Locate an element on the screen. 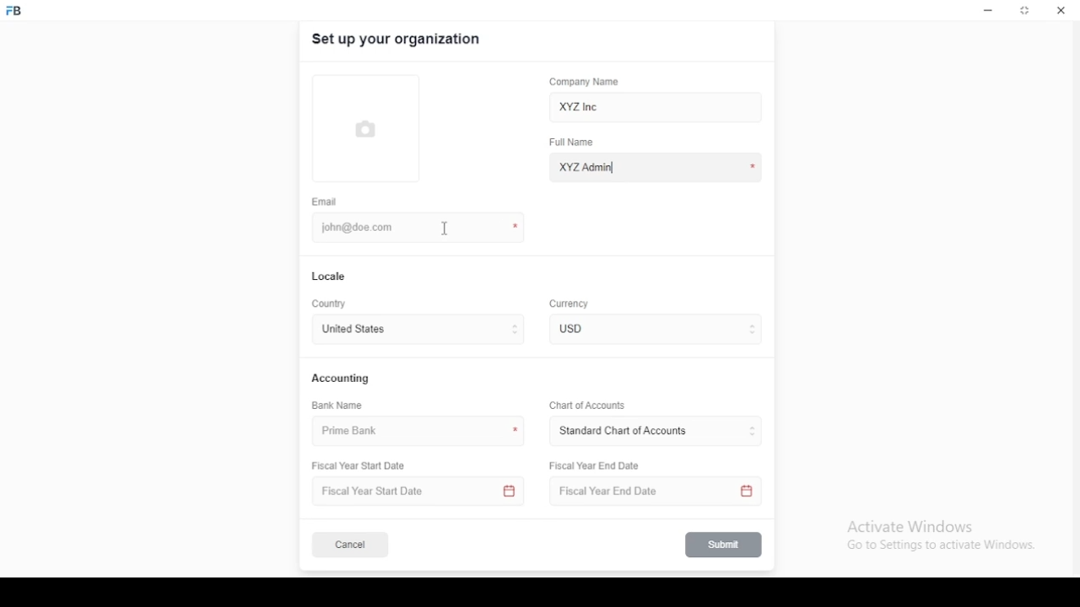  submit is located at coordinates (725, 545).